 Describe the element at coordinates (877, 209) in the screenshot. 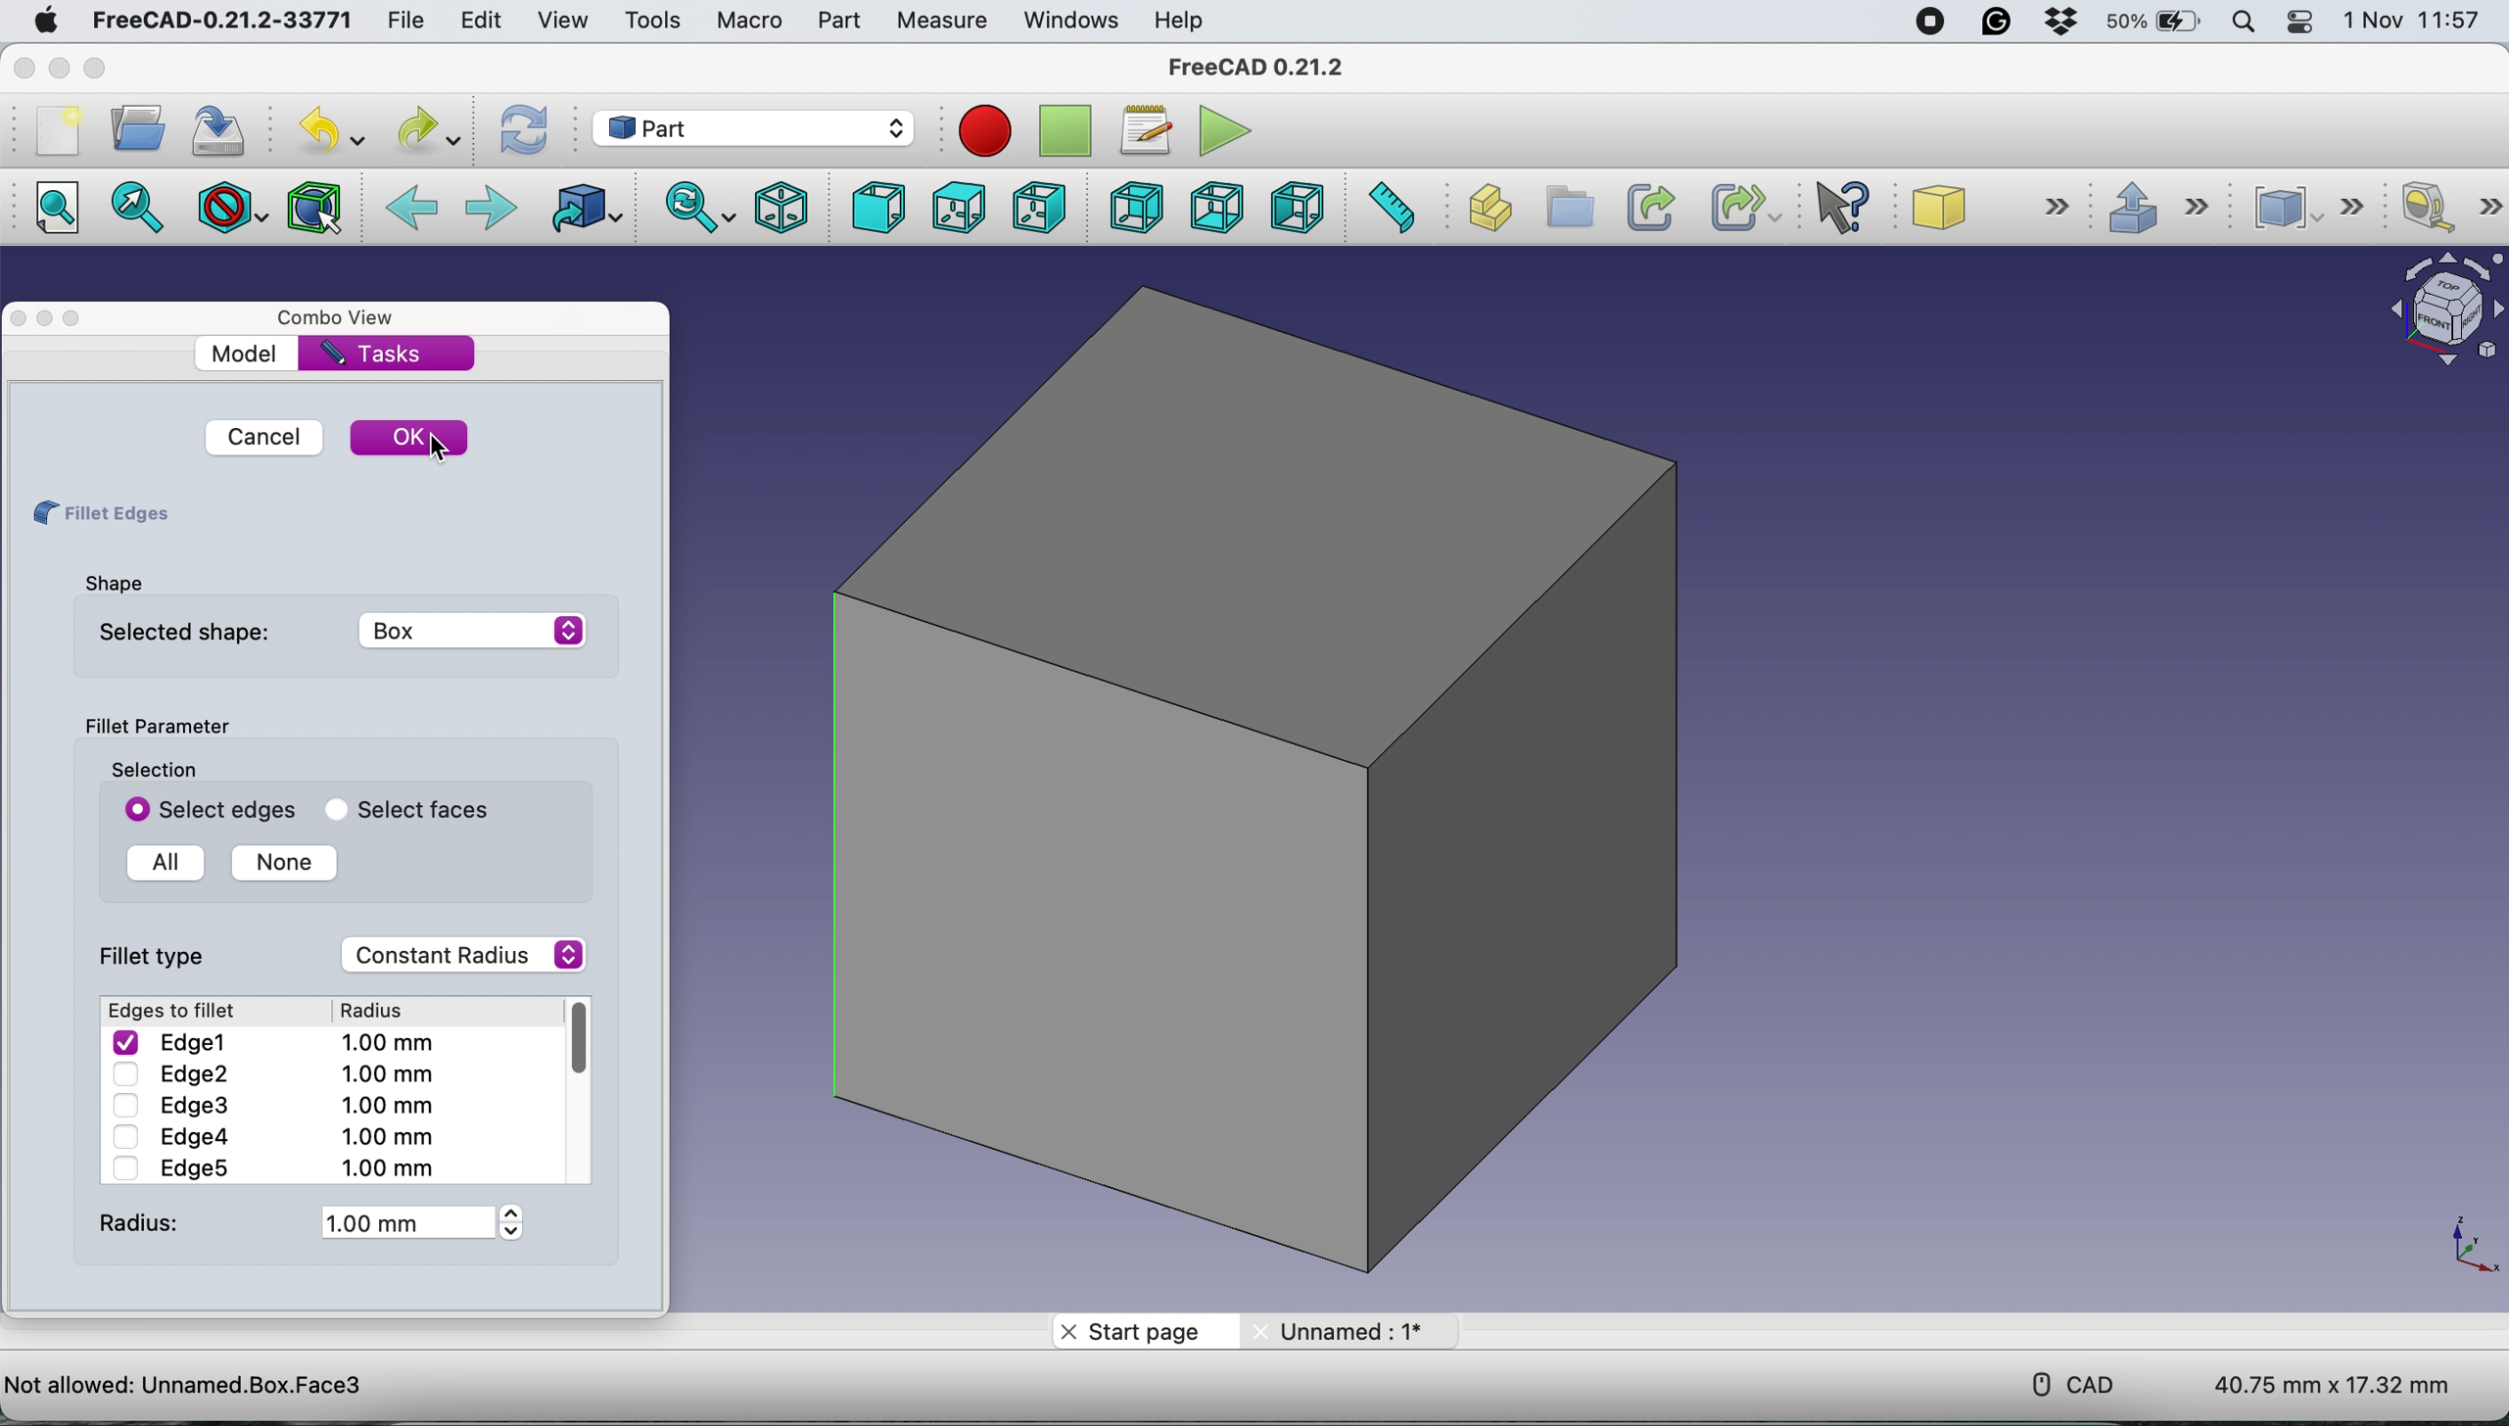

I see `front` at that location.